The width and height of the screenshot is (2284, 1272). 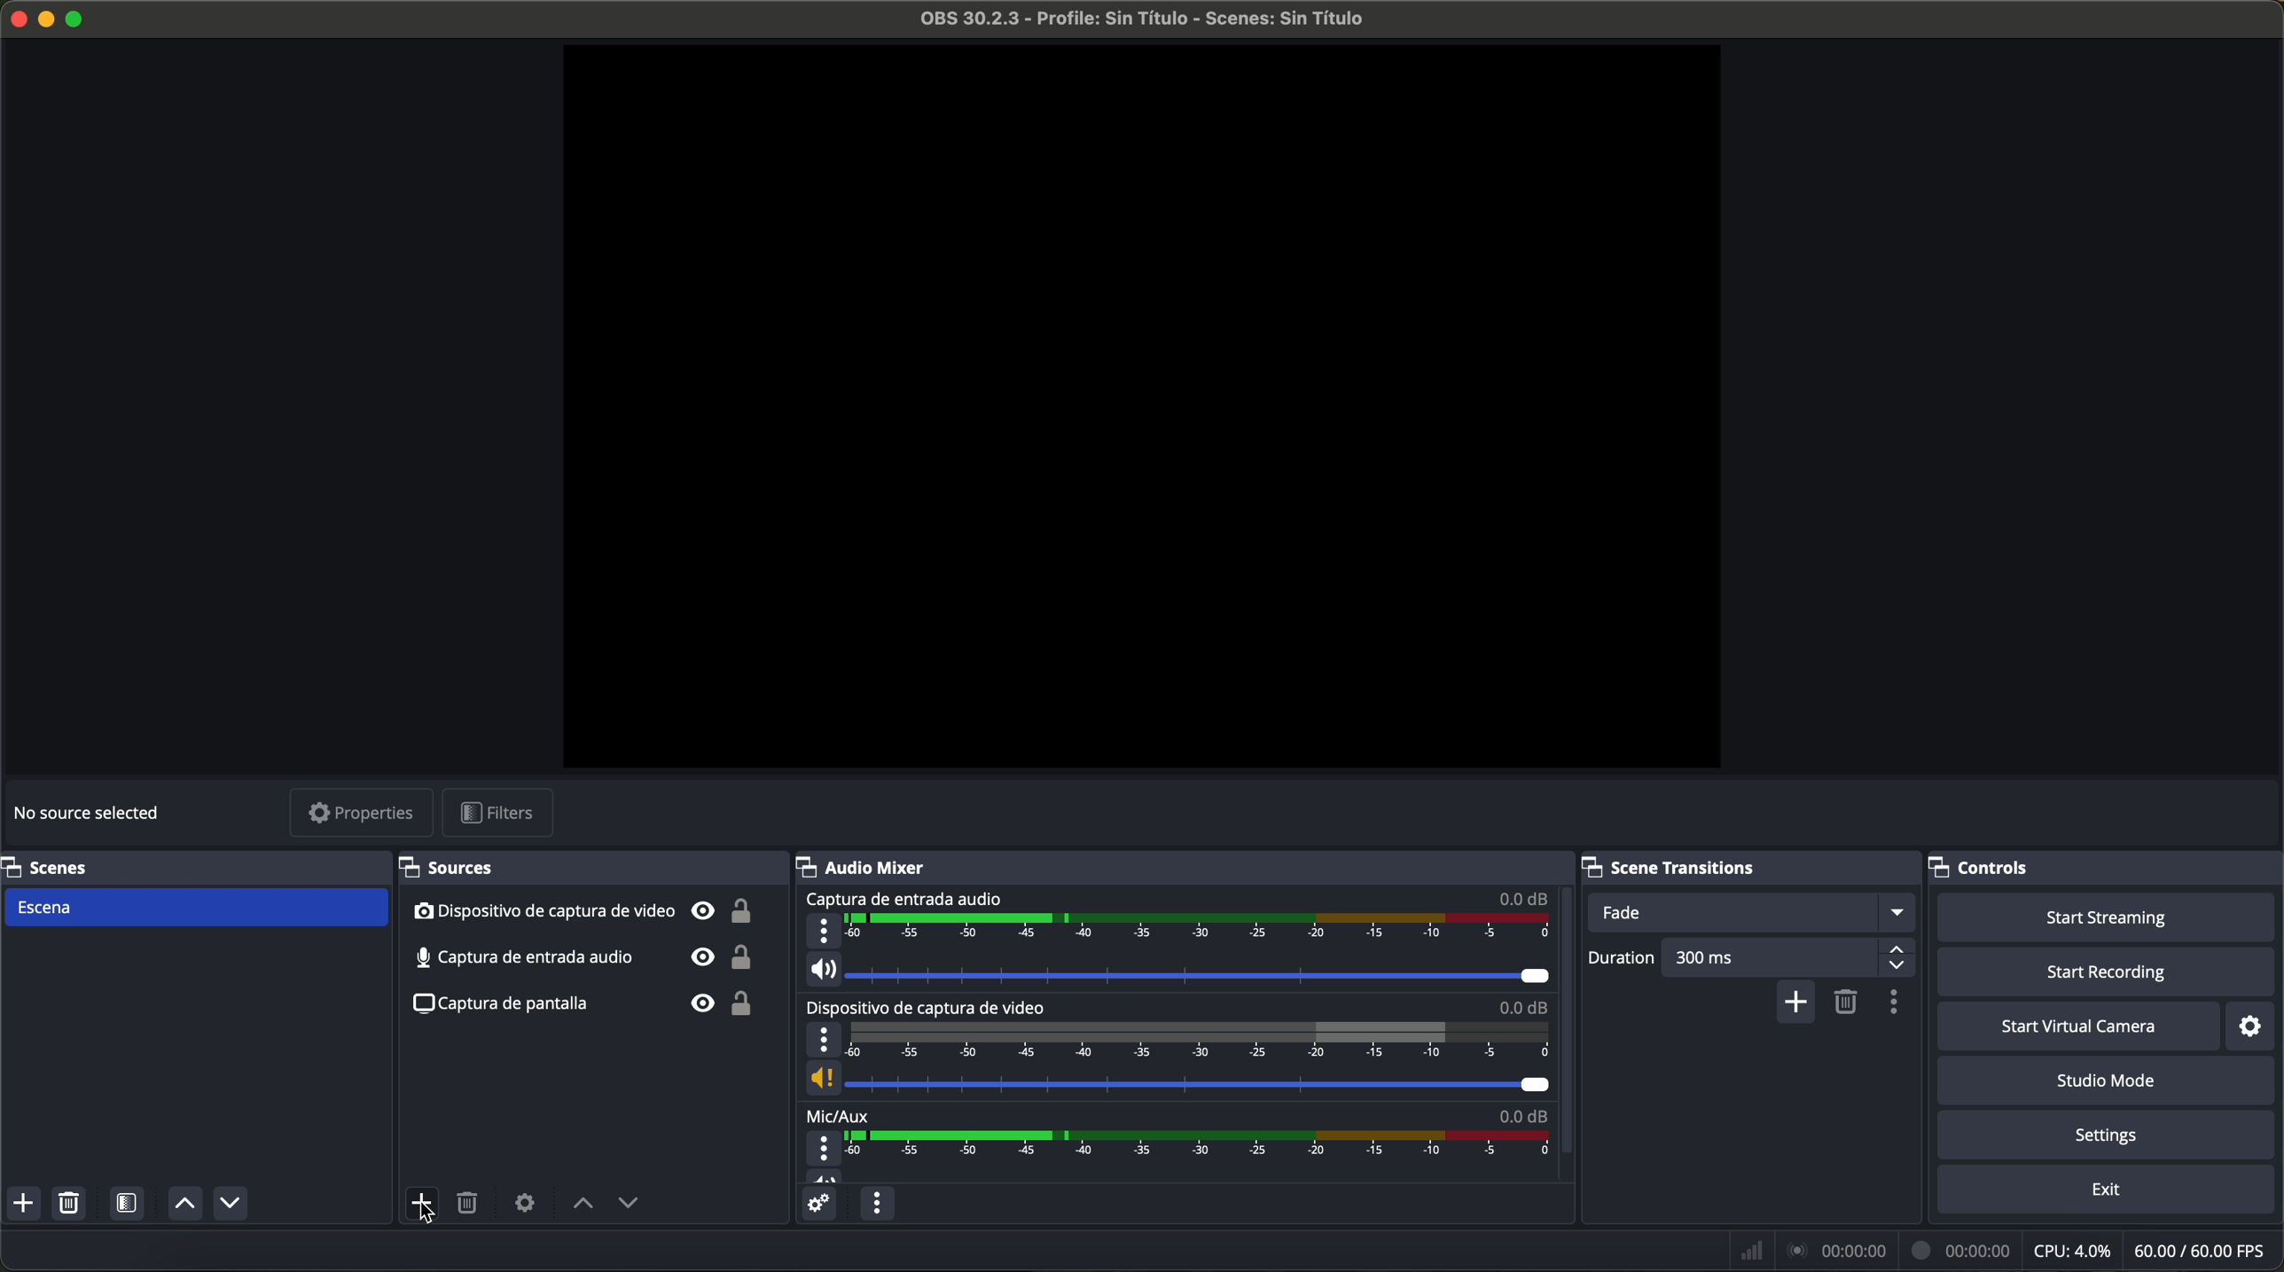 What do you see at coordinates (824, 931) in the screenshot?
I see `more options` at bounding box center [824, 931].